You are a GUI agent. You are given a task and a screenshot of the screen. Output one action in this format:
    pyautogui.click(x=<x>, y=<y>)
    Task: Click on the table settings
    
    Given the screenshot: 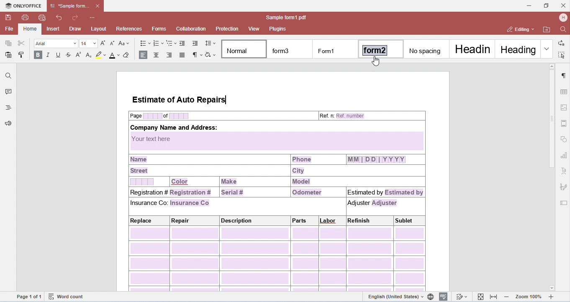 What is the action you would take?
    pyautogui.click(x=564, y=92)
    